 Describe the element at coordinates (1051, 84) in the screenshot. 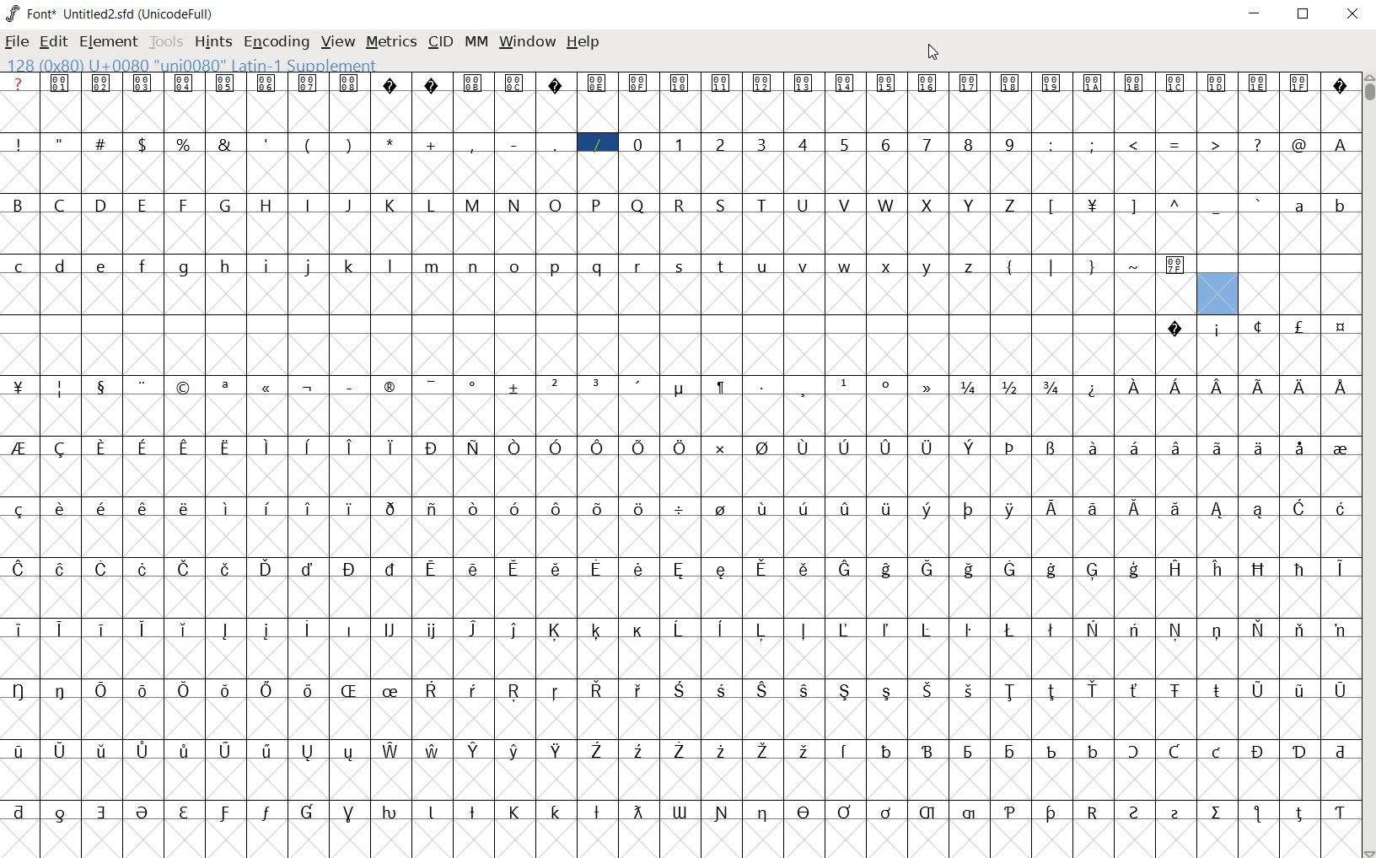

I see `glyph` at that location.